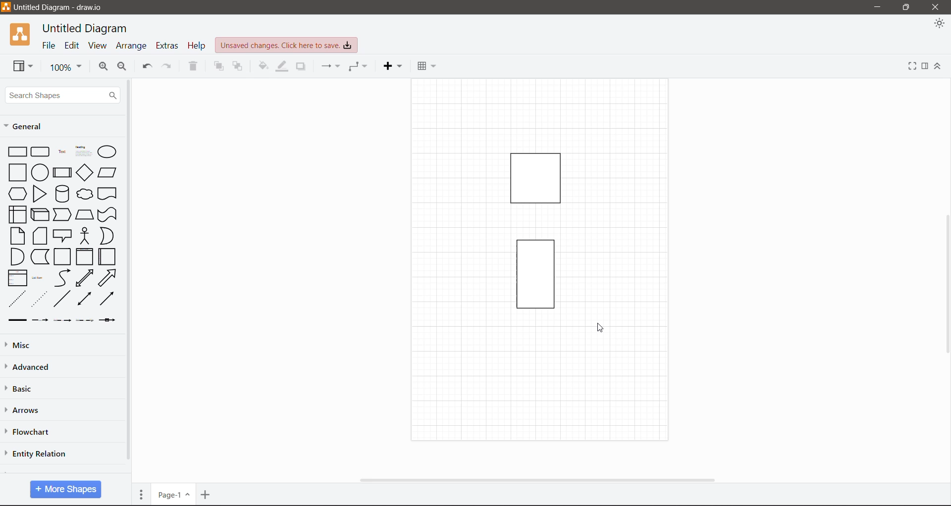  What do you see at coordinates (925, 67) in the screenshot?
I see `Format` at bounding box center [925, 67].